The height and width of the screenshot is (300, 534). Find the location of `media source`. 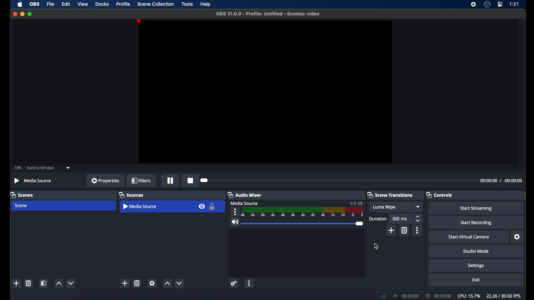

media source is located at coordinates (245, 203).